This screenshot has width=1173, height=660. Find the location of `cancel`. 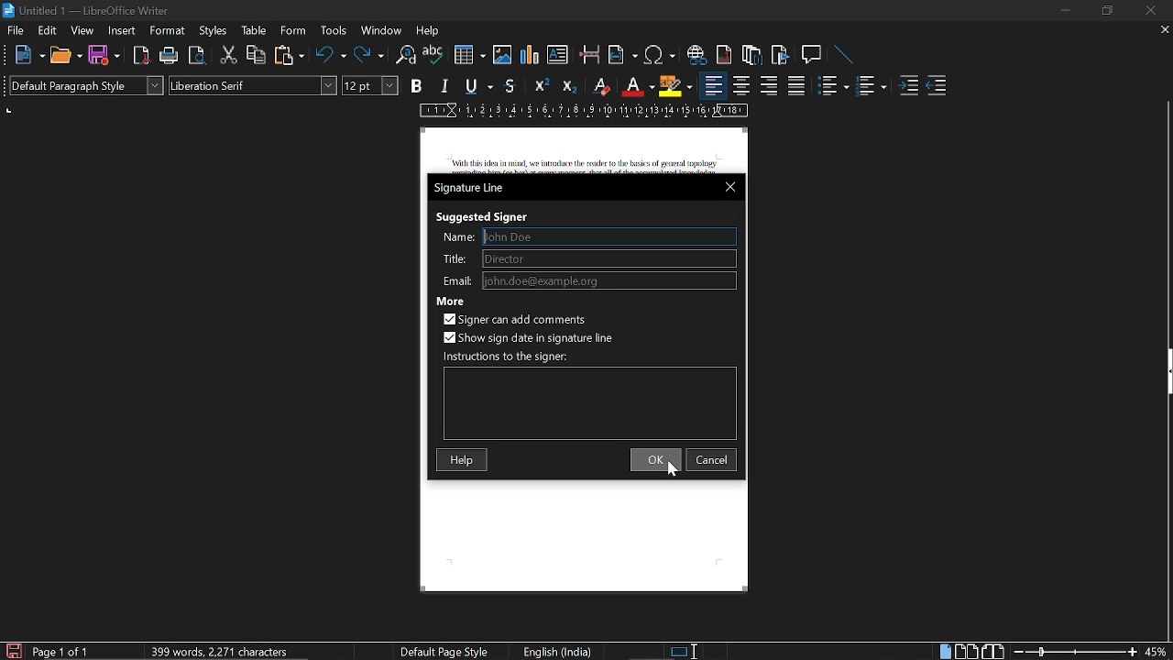

cancel is located at coordinates (714, 459).